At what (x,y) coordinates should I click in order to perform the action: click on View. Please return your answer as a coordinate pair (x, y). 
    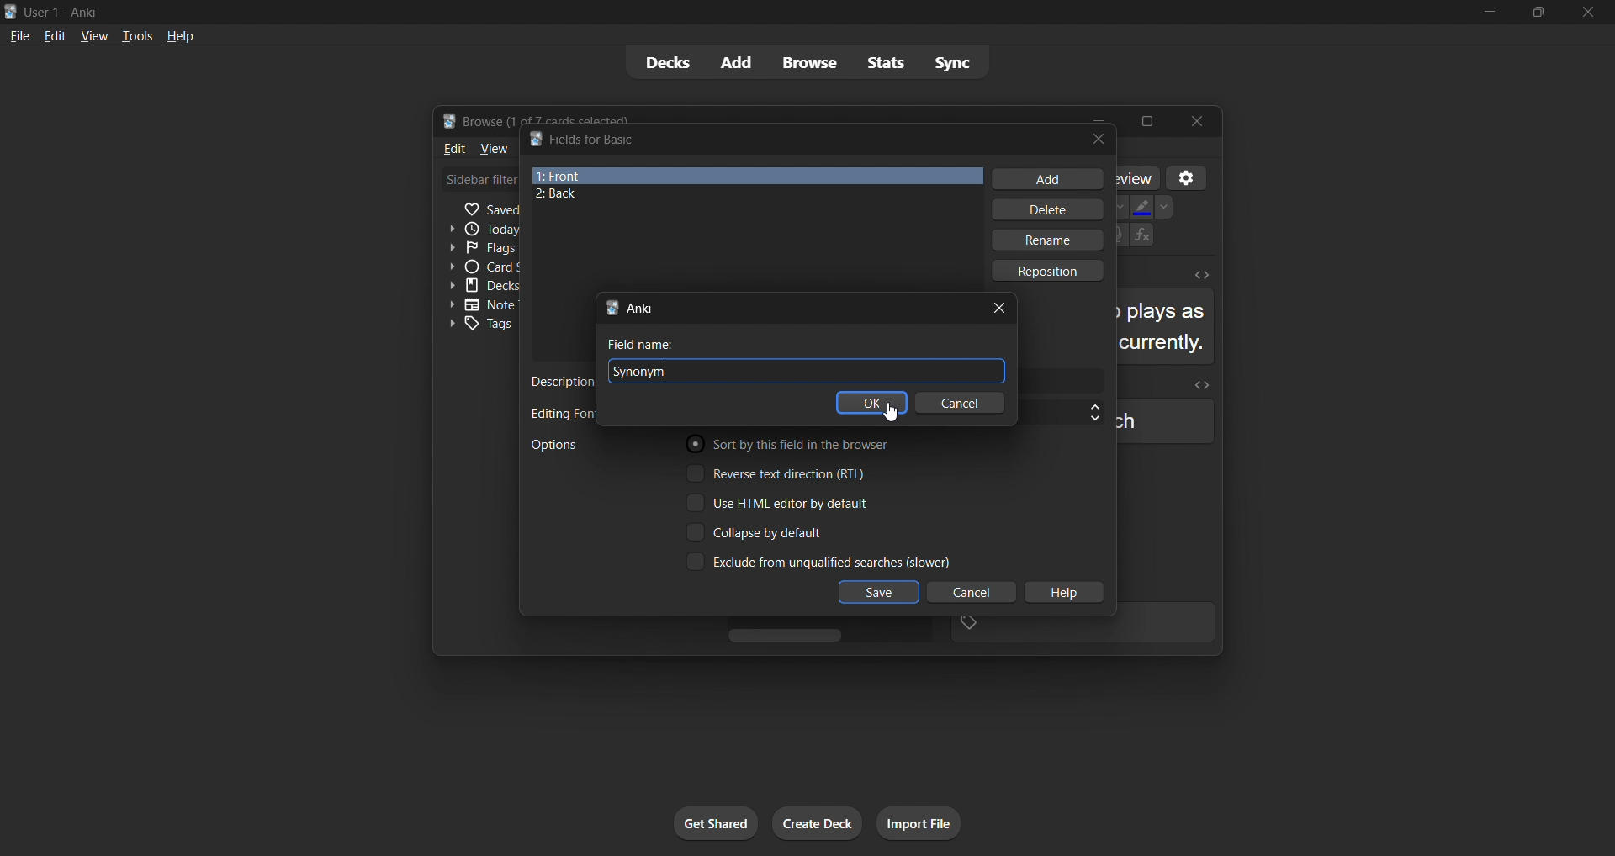
    Looking at the image, I should click on (495, 150).